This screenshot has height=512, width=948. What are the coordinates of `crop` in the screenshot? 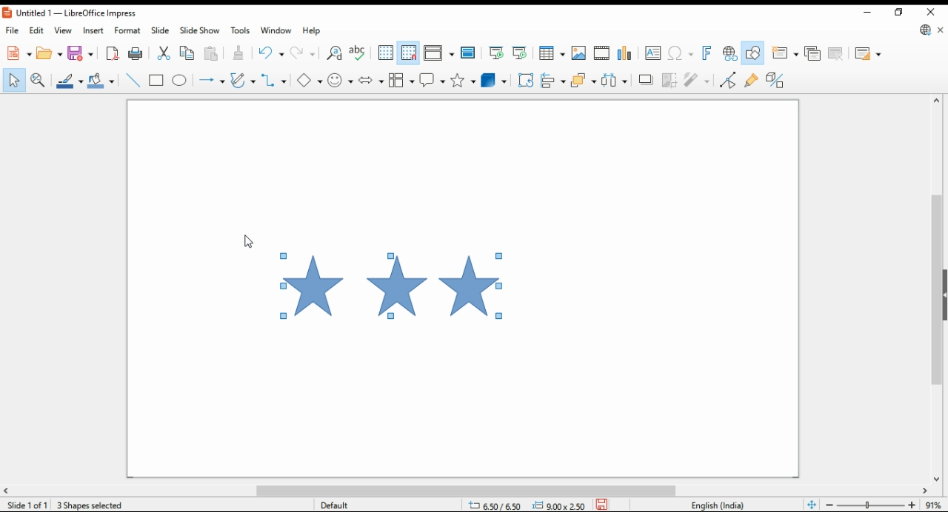 It's located at (669, 80).